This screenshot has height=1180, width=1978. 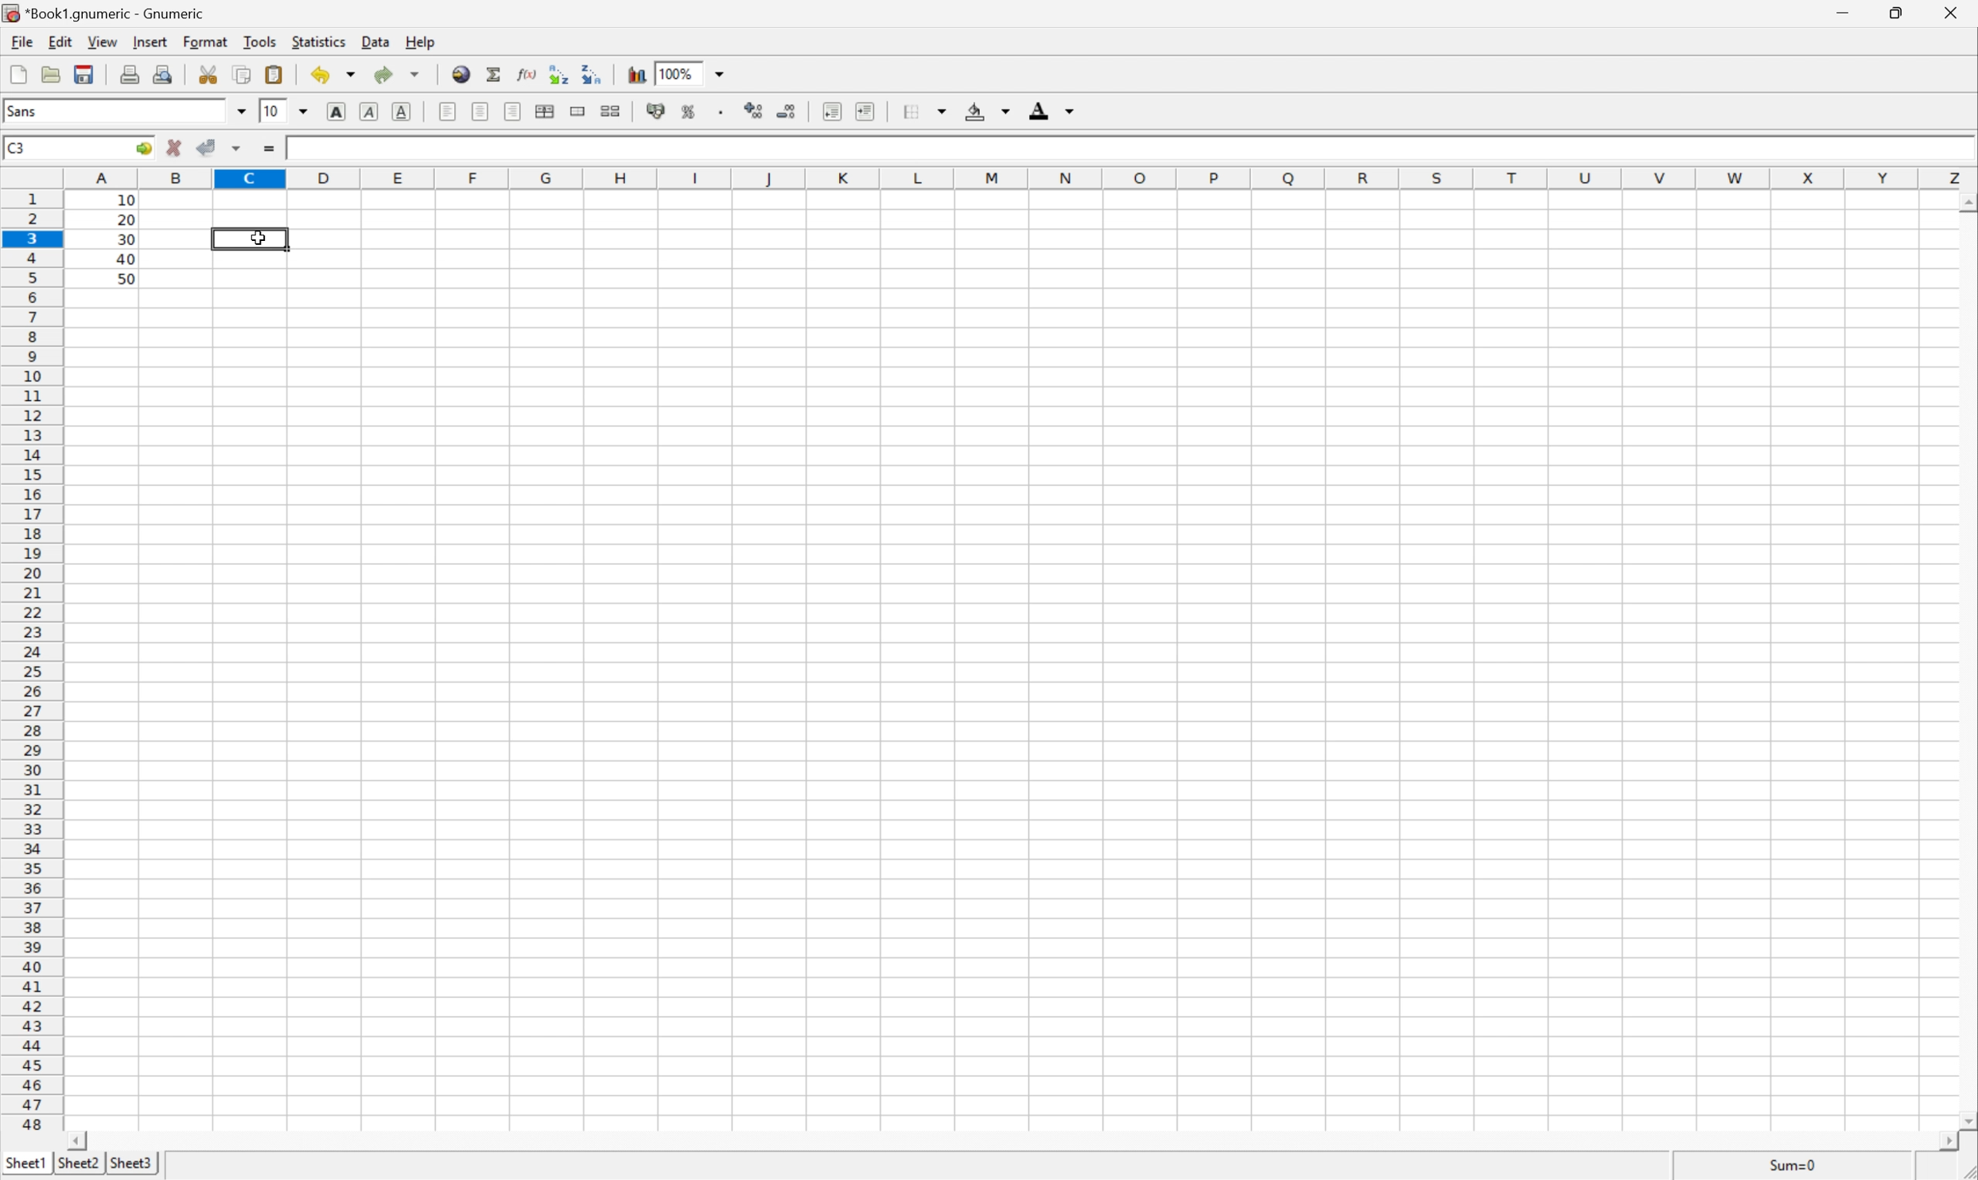 What do you see at coordinates (60, 39) in the screenshot?
I see `Edit` at bounding box center [60, 39].